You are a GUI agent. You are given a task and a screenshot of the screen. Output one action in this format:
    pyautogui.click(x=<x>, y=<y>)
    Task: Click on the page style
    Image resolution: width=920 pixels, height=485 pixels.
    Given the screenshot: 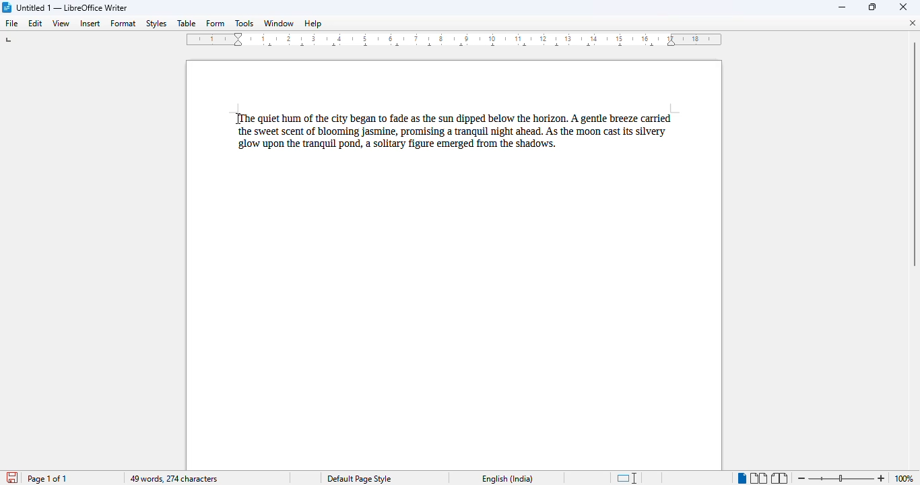 What is the action you would take?
    pyautogui.click(x=359, y=478)
    